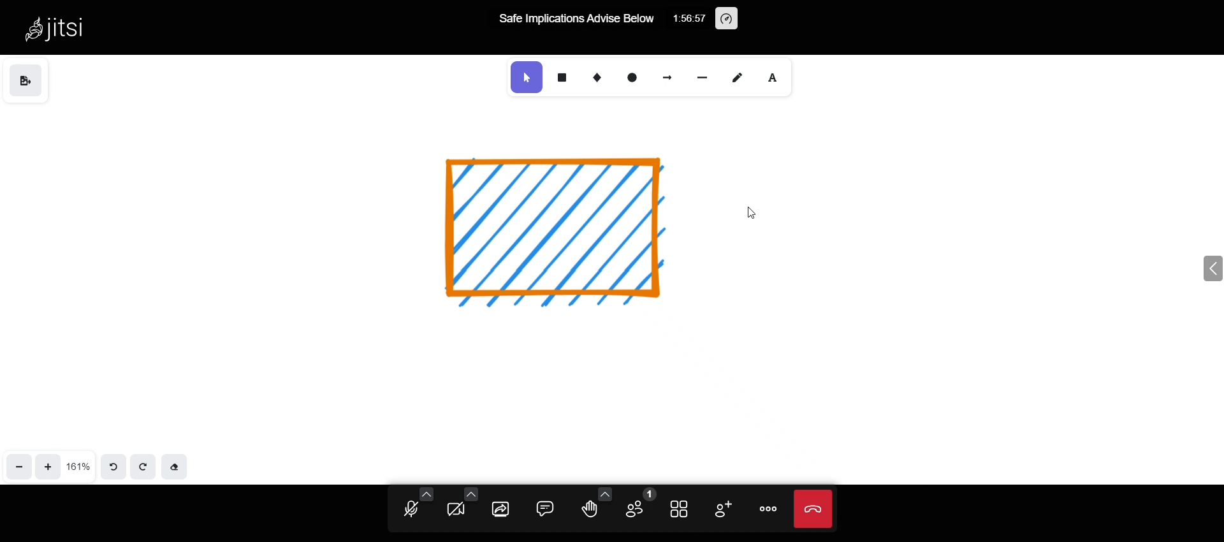 This screenshot has width=1224, height=542. Describe the element at coordinates (528, 77) in the screenshot. I see `selection` at that location.